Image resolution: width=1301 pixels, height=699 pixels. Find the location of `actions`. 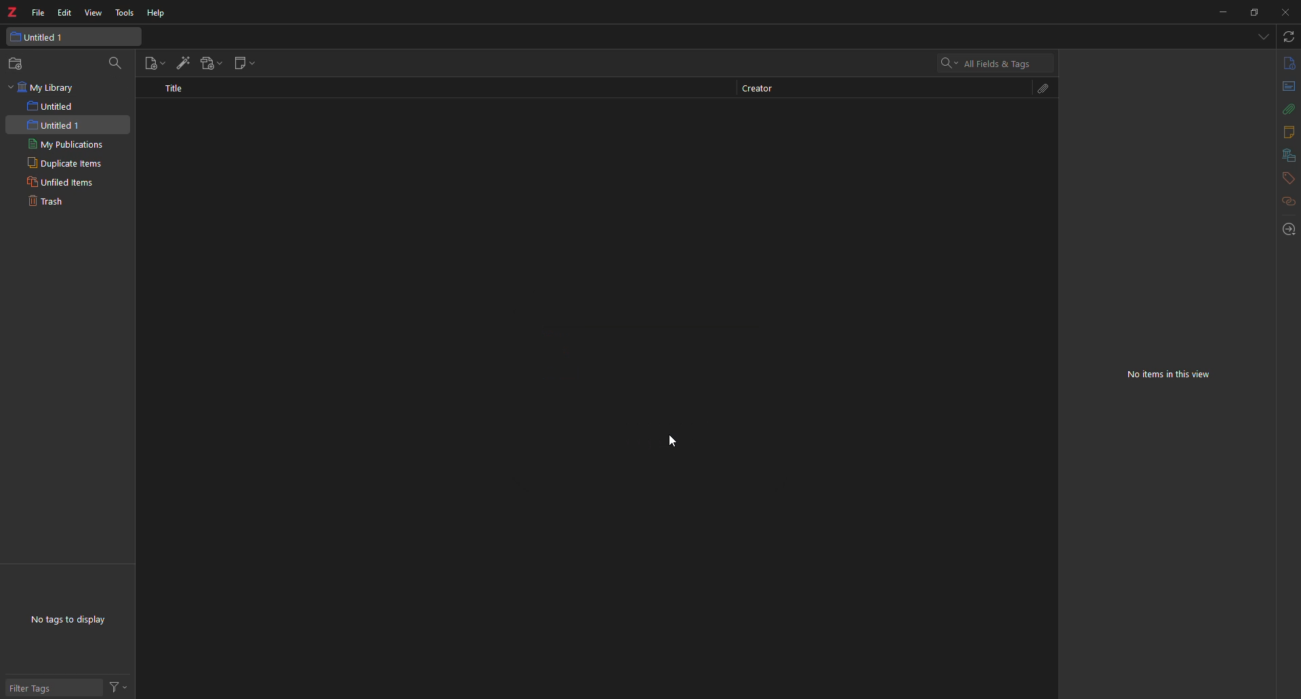

actions is located at coordinates (123, 685).